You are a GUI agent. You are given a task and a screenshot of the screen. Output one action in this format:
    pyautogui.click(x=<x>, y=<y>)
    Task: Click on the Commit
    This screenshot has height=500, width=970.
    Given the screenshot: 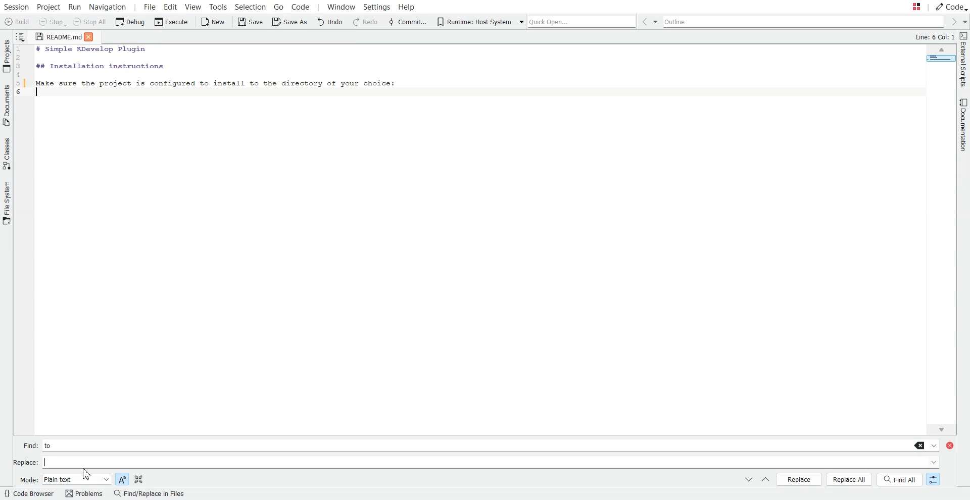 What is the action you would take?
    pyautogui.click(x=407, y=22)
    